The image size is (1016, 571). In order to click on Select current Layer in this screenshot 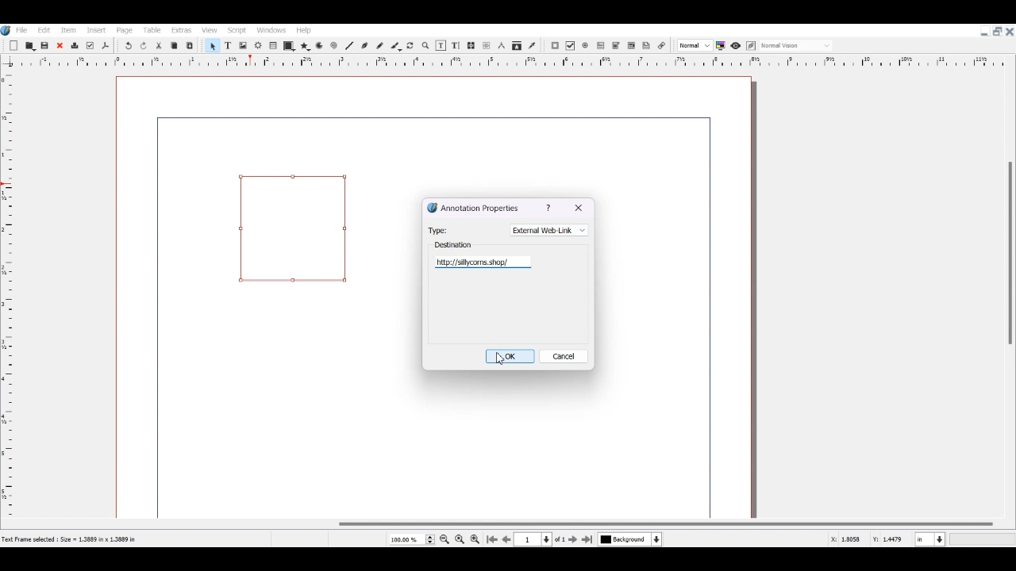, I will do `click(632, 540)`.